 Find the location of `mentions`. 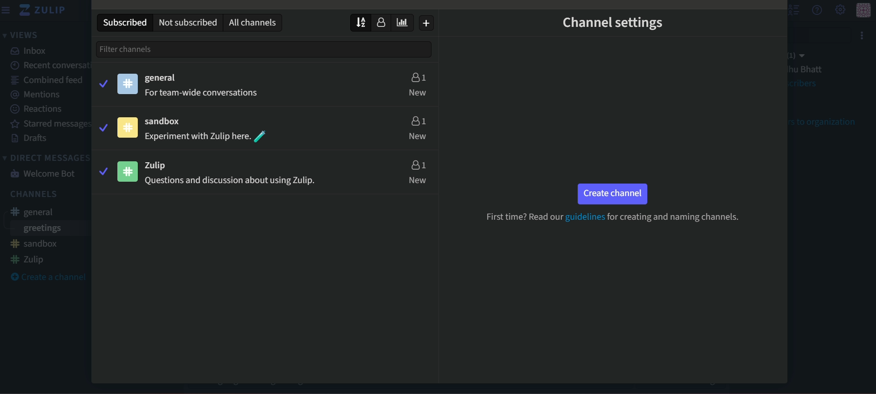

mentions is located at coordinates (36, 94).